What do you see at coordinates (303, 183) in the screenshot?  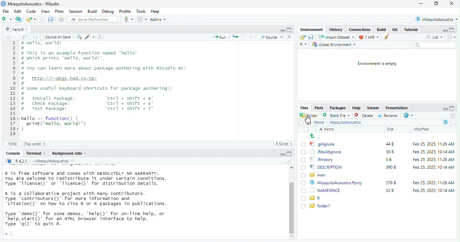 I see `checkbox` at bounding box center [303, 183].